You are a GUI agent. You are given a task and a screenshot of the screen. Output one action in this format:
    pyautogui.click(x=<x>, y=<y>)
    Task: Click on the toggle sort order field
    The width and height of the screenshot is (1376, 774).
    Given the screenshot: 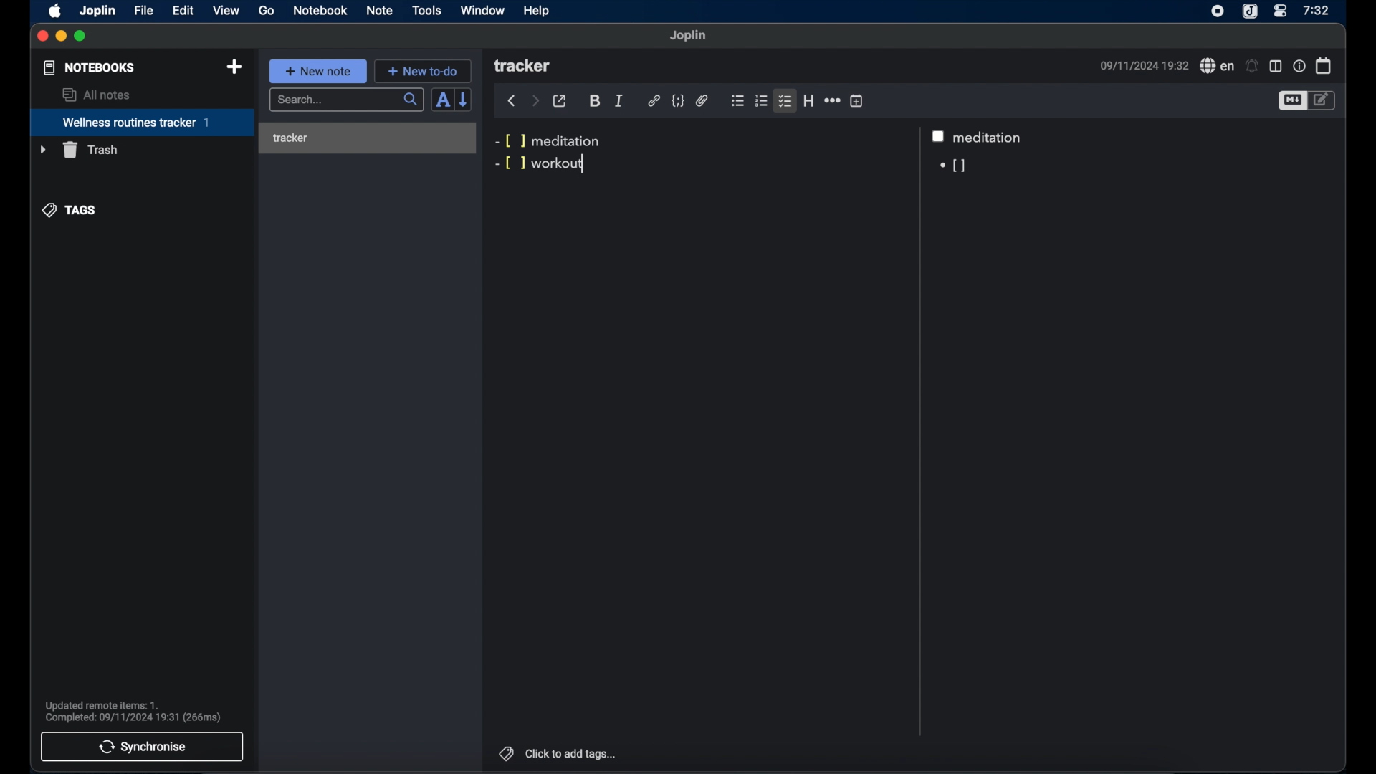 What is the action you would take?
    pyautogui.click(x=442, y=100)
    